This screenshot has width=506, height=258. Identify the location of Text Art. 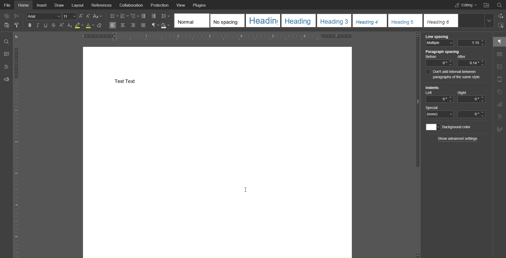
(500, 117).